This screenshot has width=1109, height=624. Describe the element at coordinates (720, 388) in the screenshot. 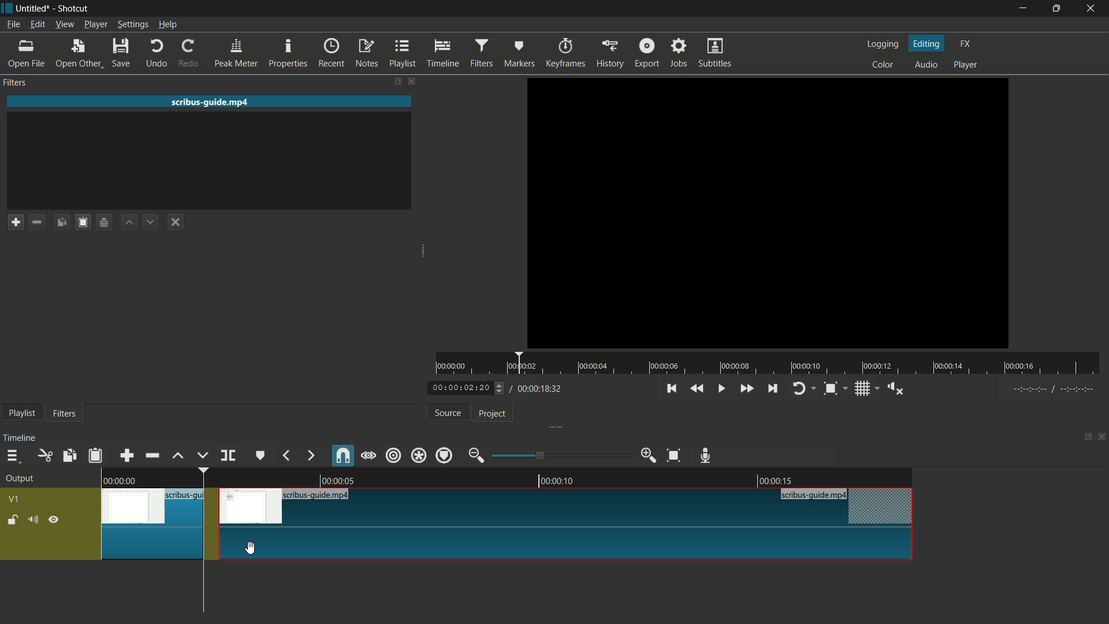

I see `toggle play or pause` at that location.